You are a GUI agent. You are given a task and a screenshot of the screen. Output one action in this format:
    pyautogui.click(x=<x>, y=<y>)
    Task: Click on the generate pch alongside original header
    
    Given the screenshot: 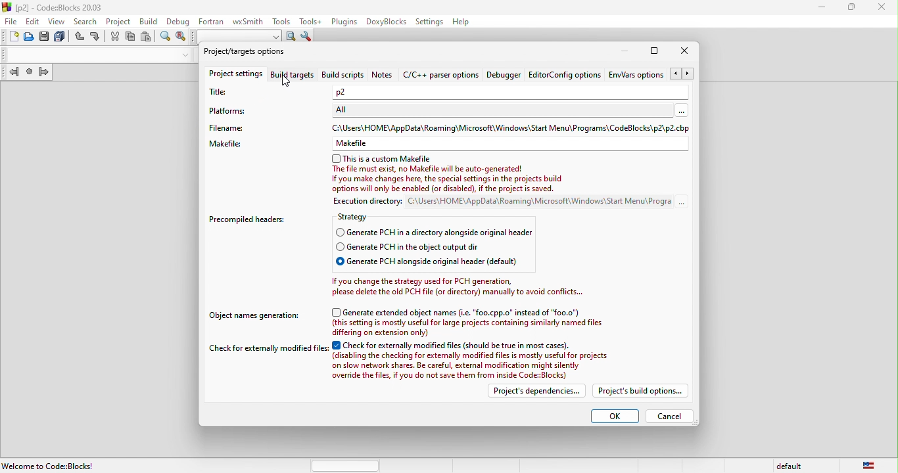 What is the action you would take?
    pyautogui.click(x=428, y=263)
    